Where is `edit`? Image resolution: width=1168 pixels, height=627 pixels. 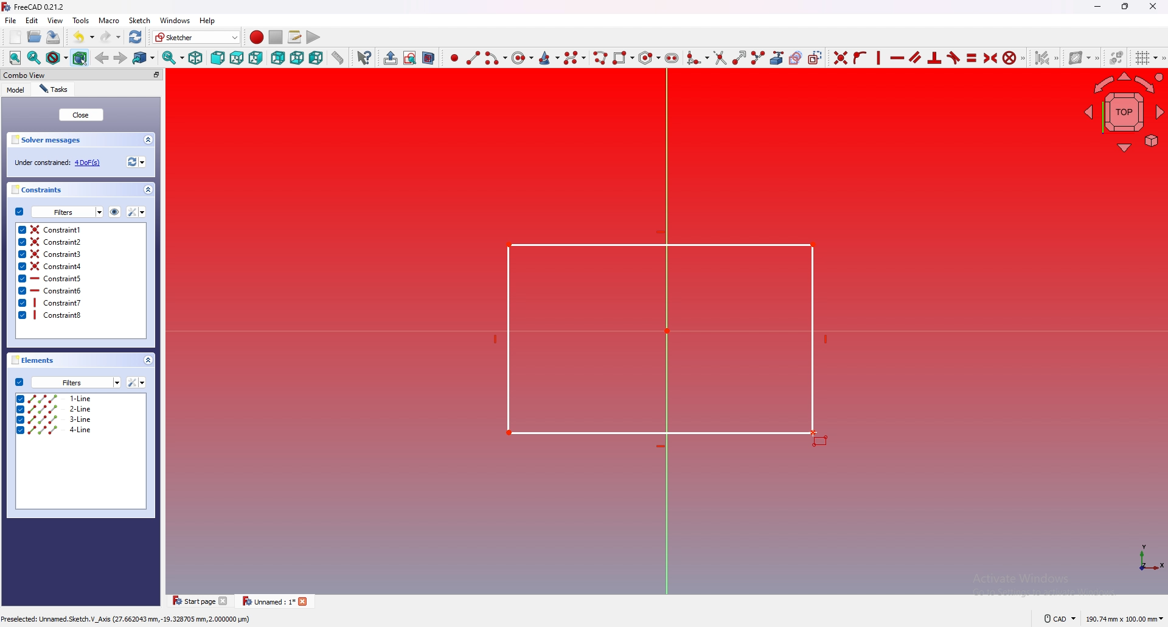 edit is located at coordinates (32, 20).